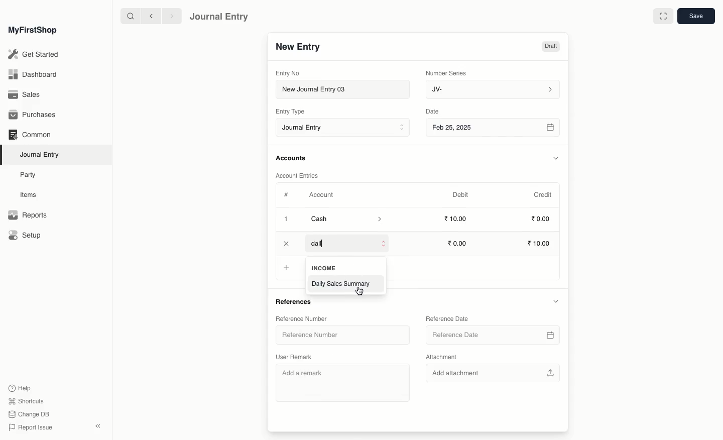  I want to click on Party, so click(29, 174).